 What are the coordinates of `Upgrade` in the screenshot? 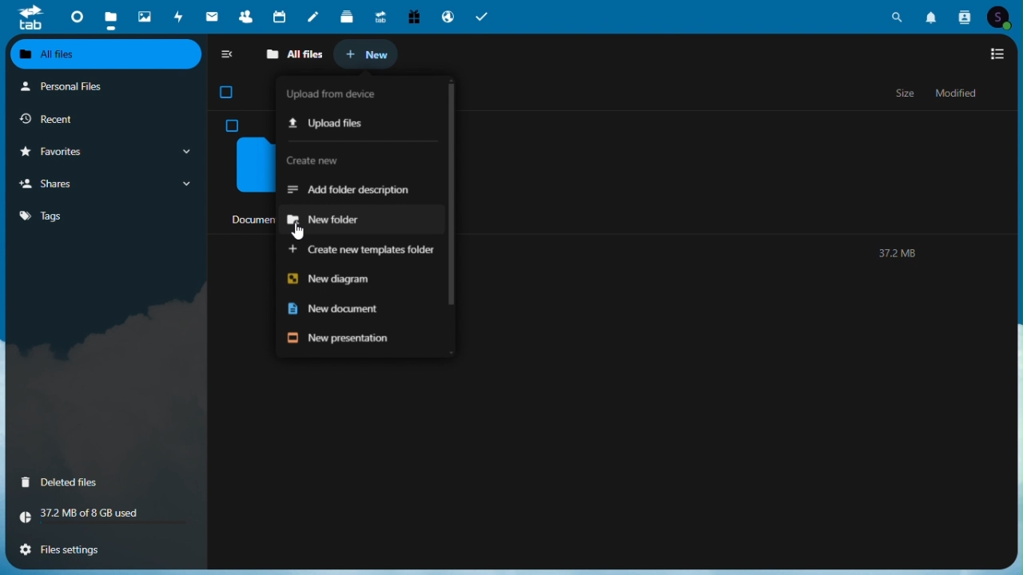 It's located at (382, 16).